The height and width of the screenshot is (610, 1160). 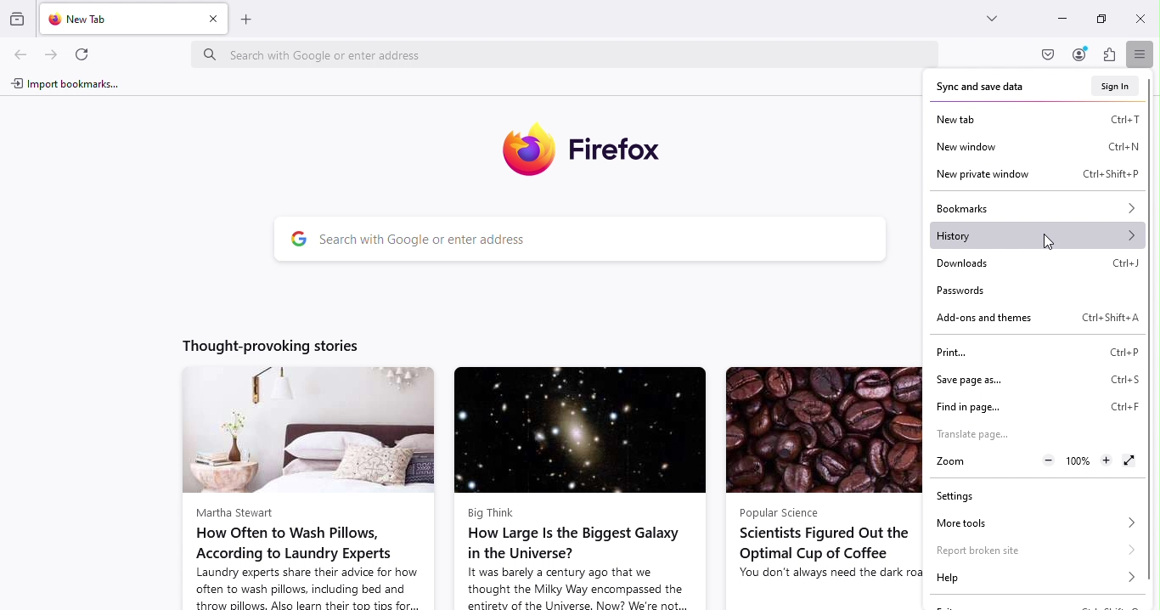 What do you see at coordinates (1031, 174) in the screenshot?
I see `New private window` at bounding box center [1031, 174].